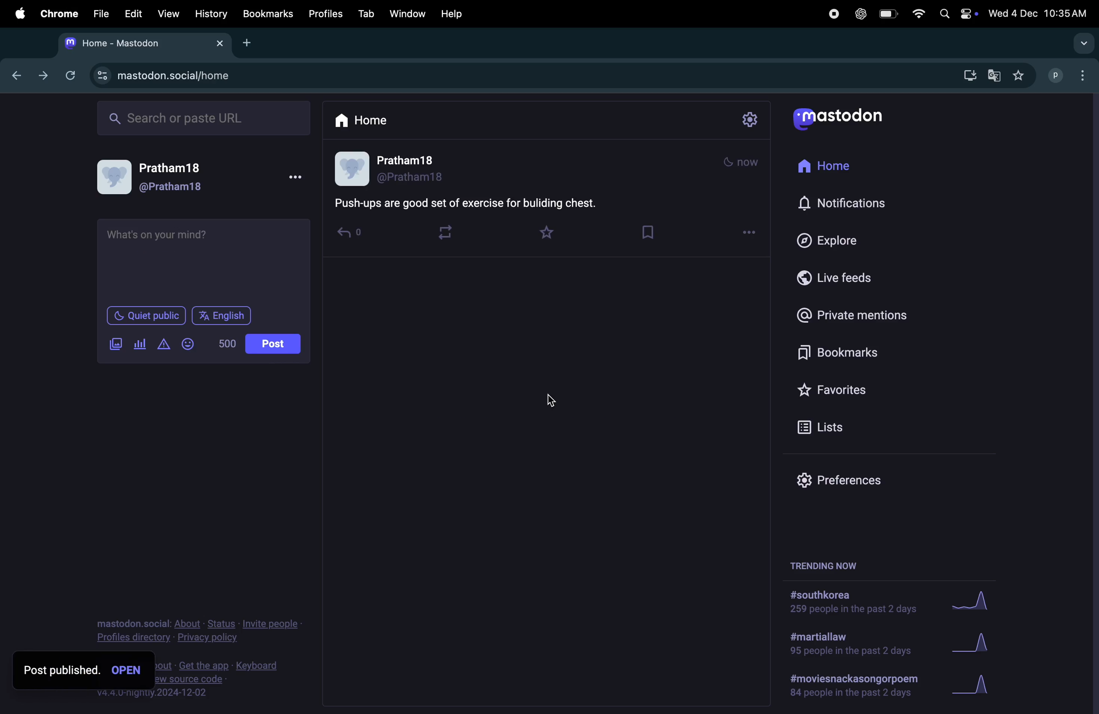  Describe the element at coordinates (205, 118) in the screenshot. I see `Search or paste url` at that location.